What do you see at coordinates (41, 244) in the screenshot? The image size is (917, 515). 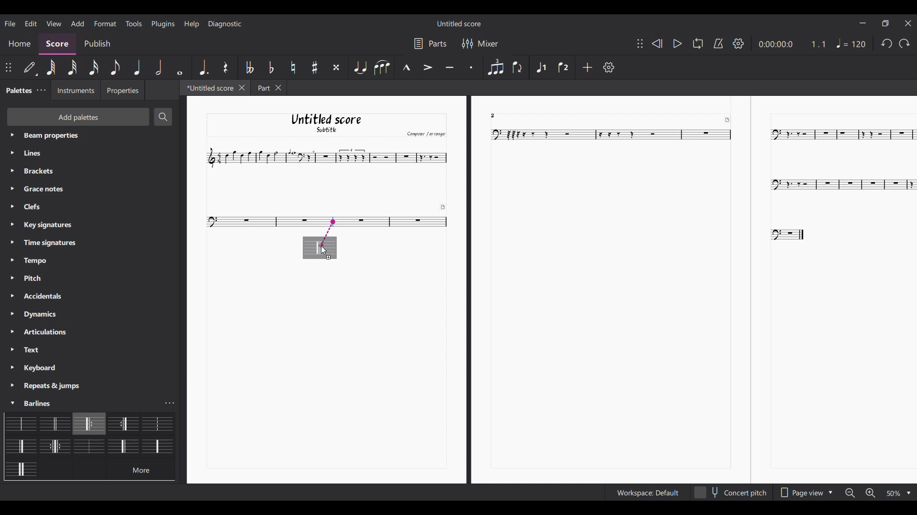 I see `Palette settings` at bounding box center [41, 244].